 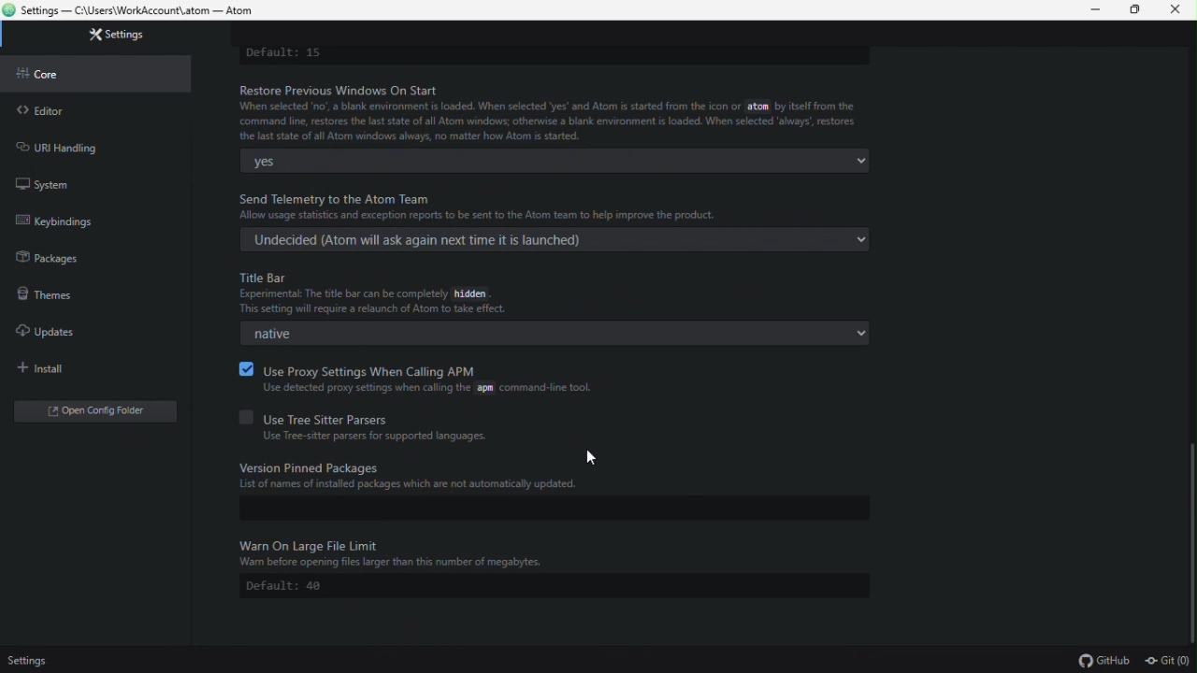 I want to click on close, so click(x=1180, y=10).